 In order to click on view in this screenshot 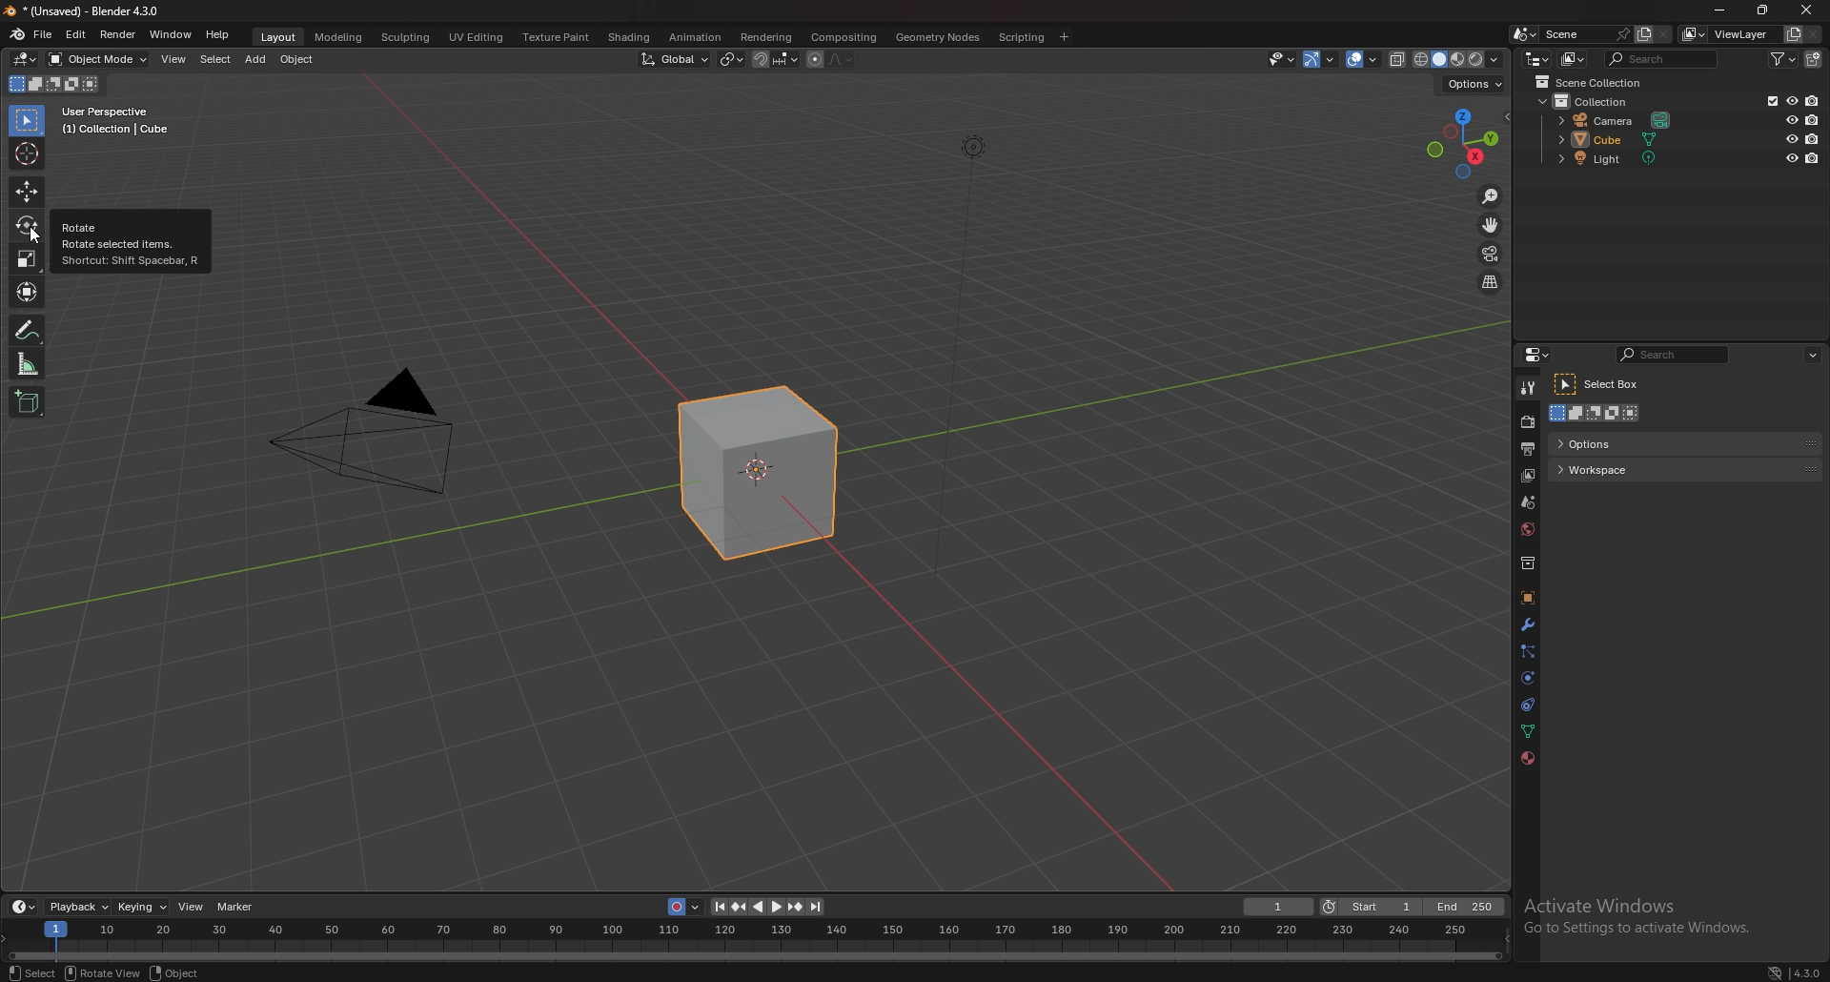, I will do `click(192, 907)`.